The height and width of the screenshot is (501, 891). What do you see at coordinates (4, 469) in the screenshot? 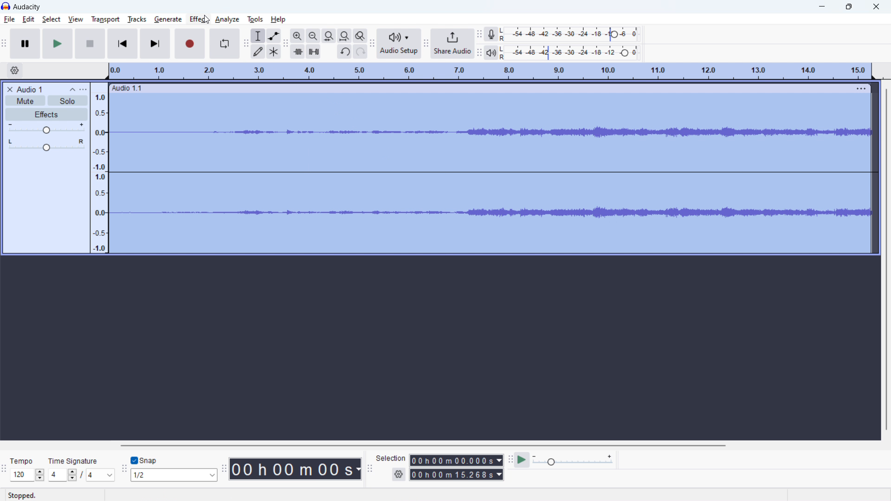
I see `time signature toolbar` at bounding box center [4, 469].